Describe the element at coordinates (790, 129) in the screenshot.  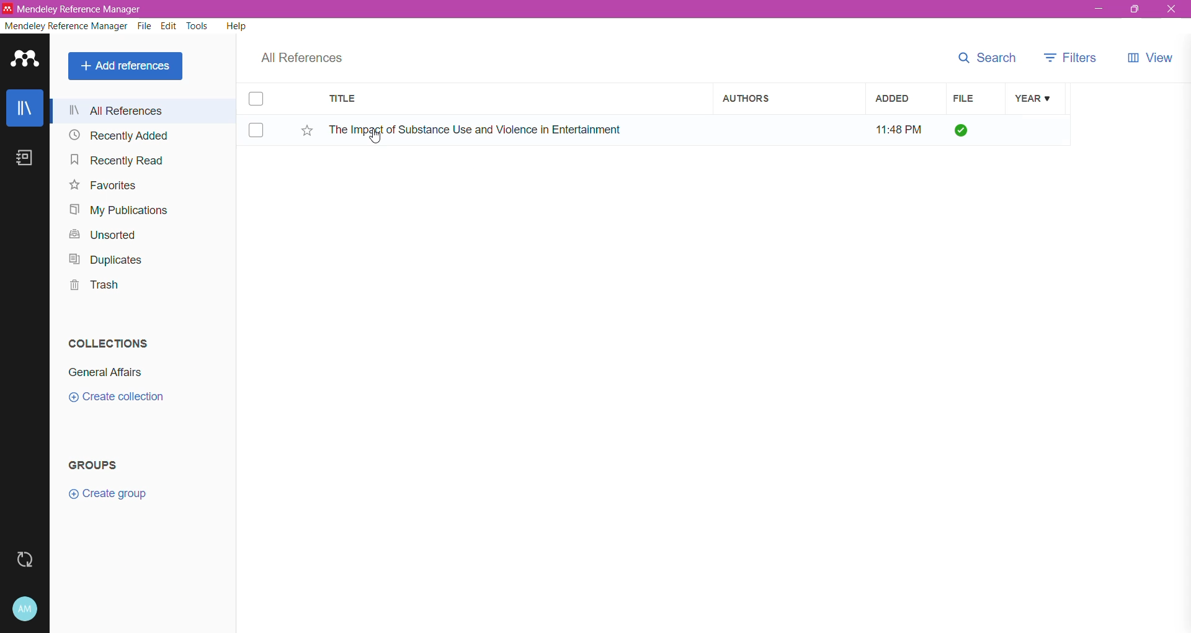
I see `Author Name of the reference` at that location.